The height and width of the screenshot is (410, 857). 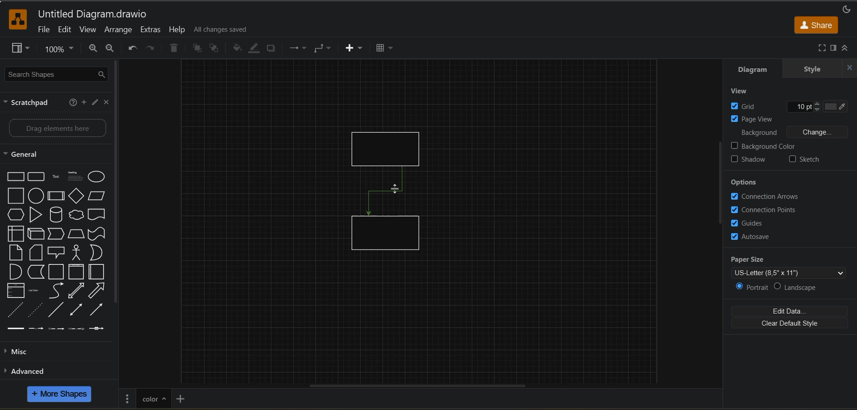 What do you see at coordinates (847, 68) in the screenshot?
I see `close` at bounding box center [847, 68].